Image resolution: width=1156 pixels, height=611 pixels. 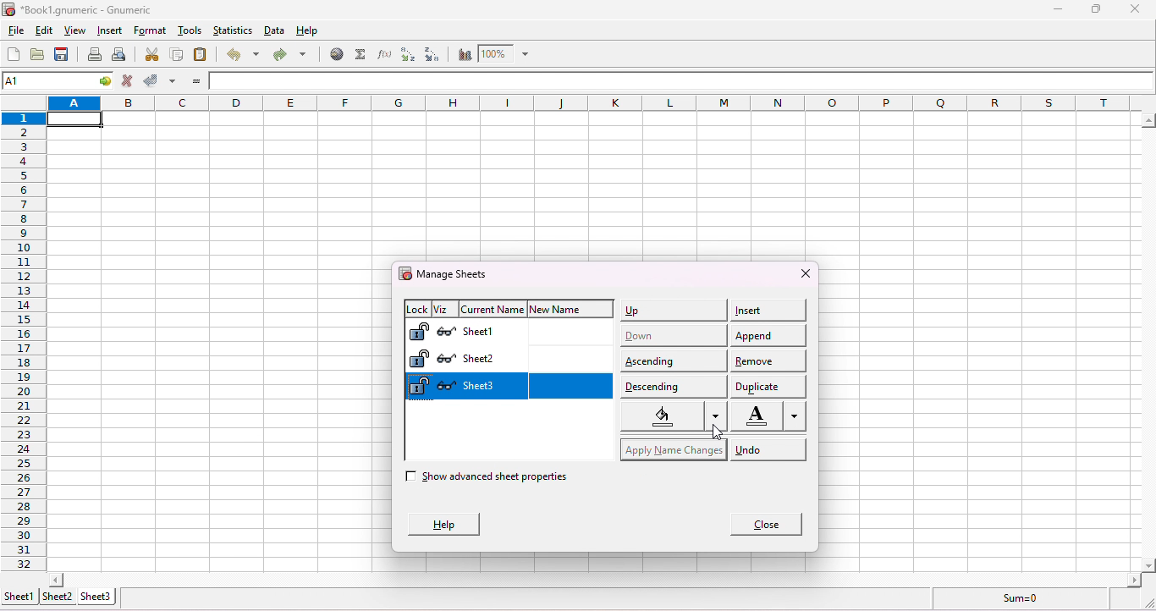 What do you see at coordinates (673, 311) in the screenshot?
I see `up` at bounding box center [673, 311].